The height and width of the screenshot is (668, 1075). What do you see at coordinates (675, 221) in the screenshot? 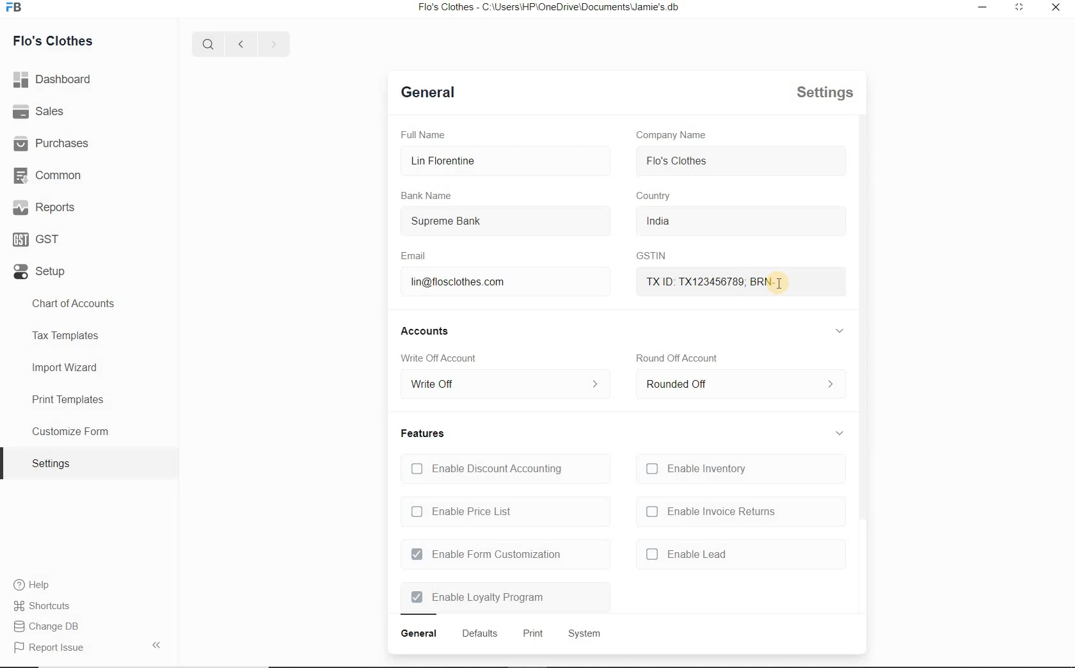
I see `india` at bounding box center [675, 221].